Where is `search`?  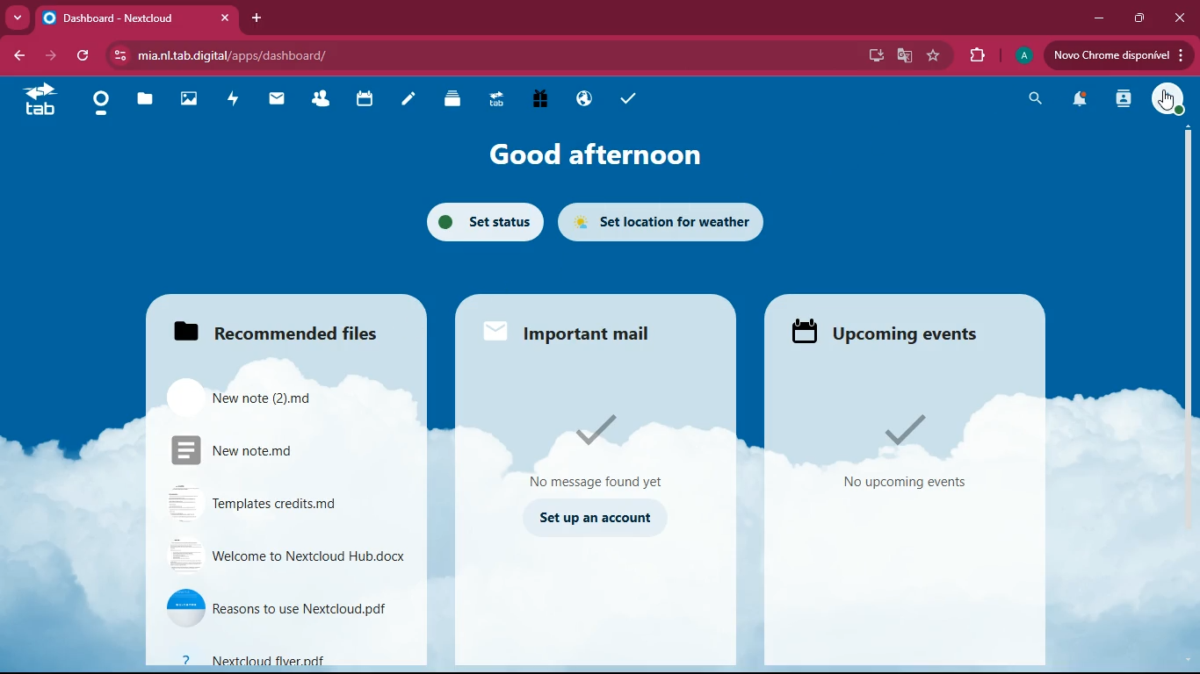 search is located at coordinates (1033, 101).